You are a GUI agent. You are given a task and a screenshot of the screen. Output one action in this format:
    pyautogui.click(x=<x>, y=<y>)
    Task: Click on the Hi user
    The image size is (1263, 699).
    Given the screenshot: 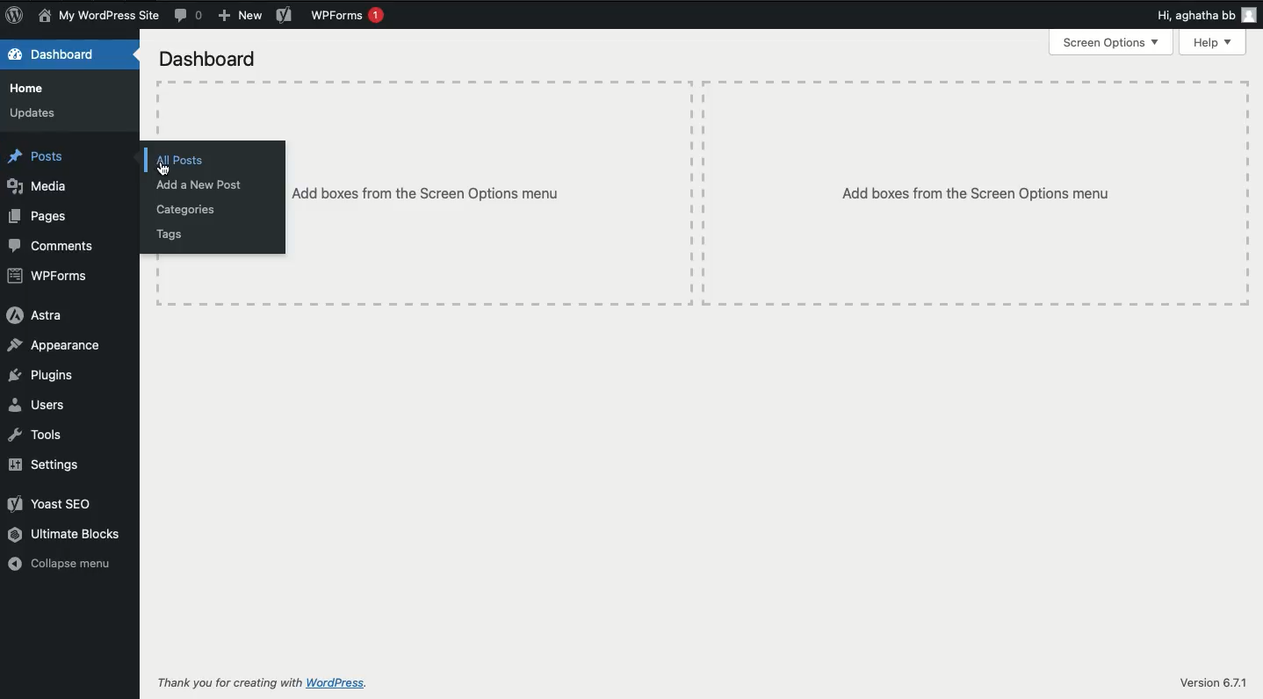 What is the action you would take?
    pyautogui.click(x=1208, y=16)
    